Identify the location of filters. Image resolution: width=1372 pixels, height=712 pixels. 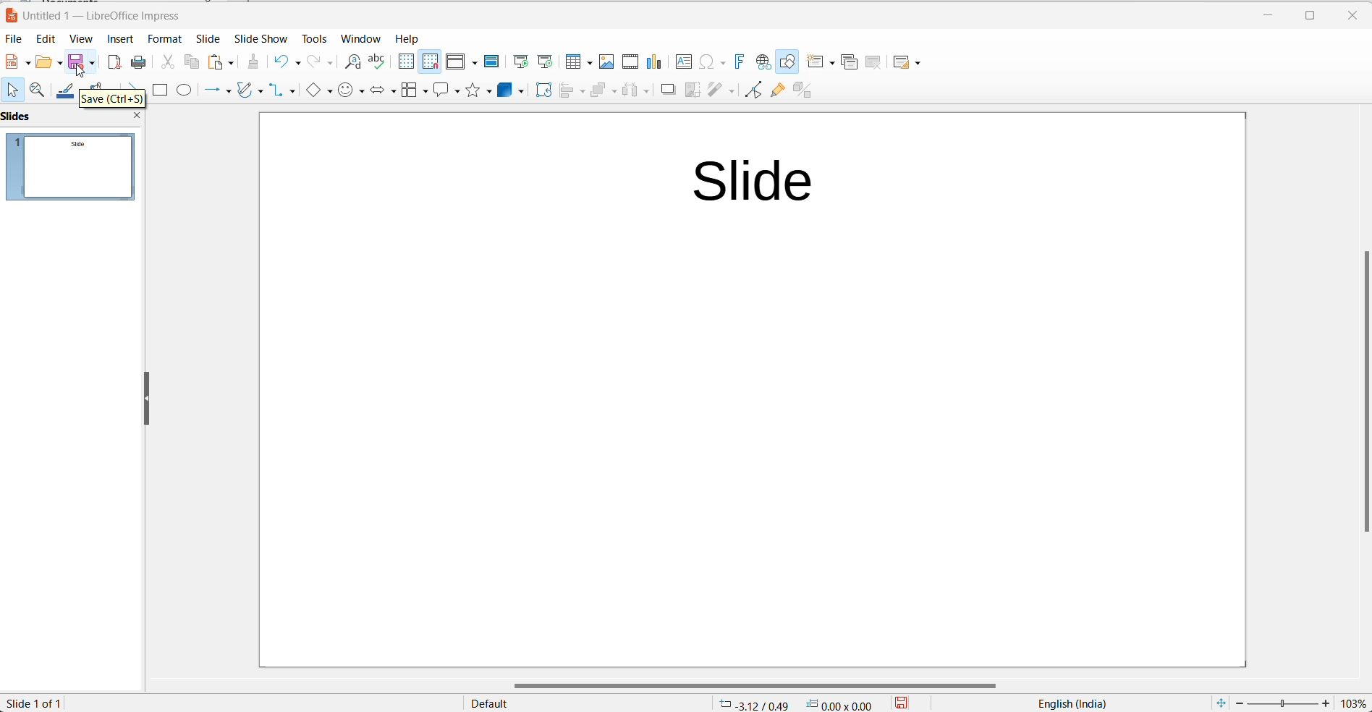
(722, 92).